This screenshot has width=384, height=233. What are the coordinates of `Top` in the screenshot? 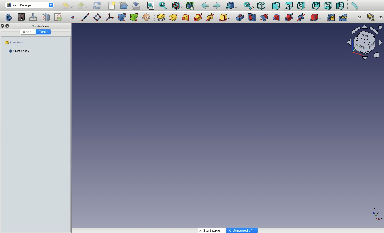 It's located at (288, 6).